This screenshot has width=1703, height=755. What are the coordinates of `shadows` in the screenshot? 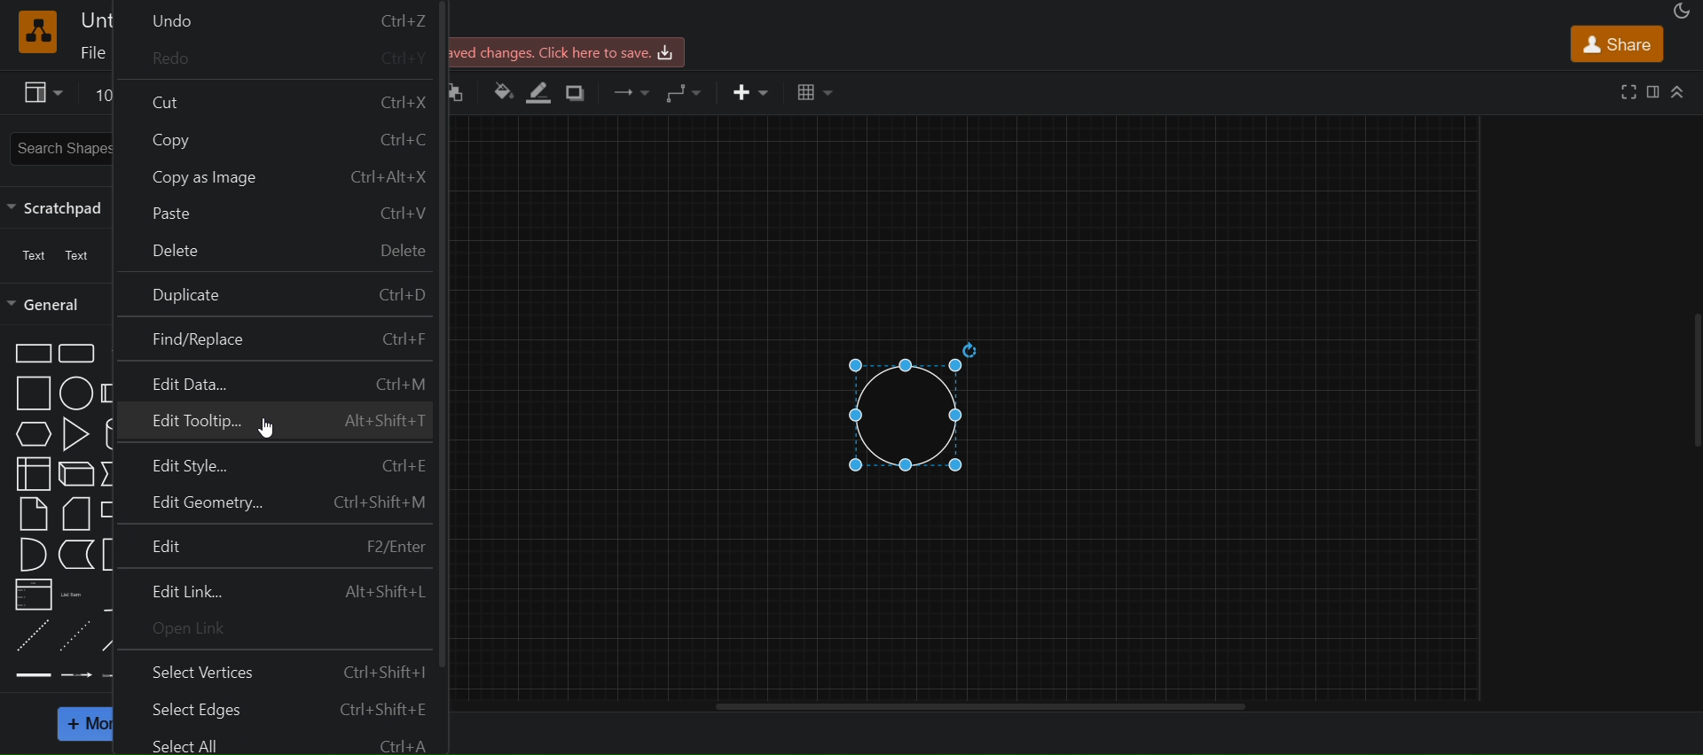 It's located at (577, 95).